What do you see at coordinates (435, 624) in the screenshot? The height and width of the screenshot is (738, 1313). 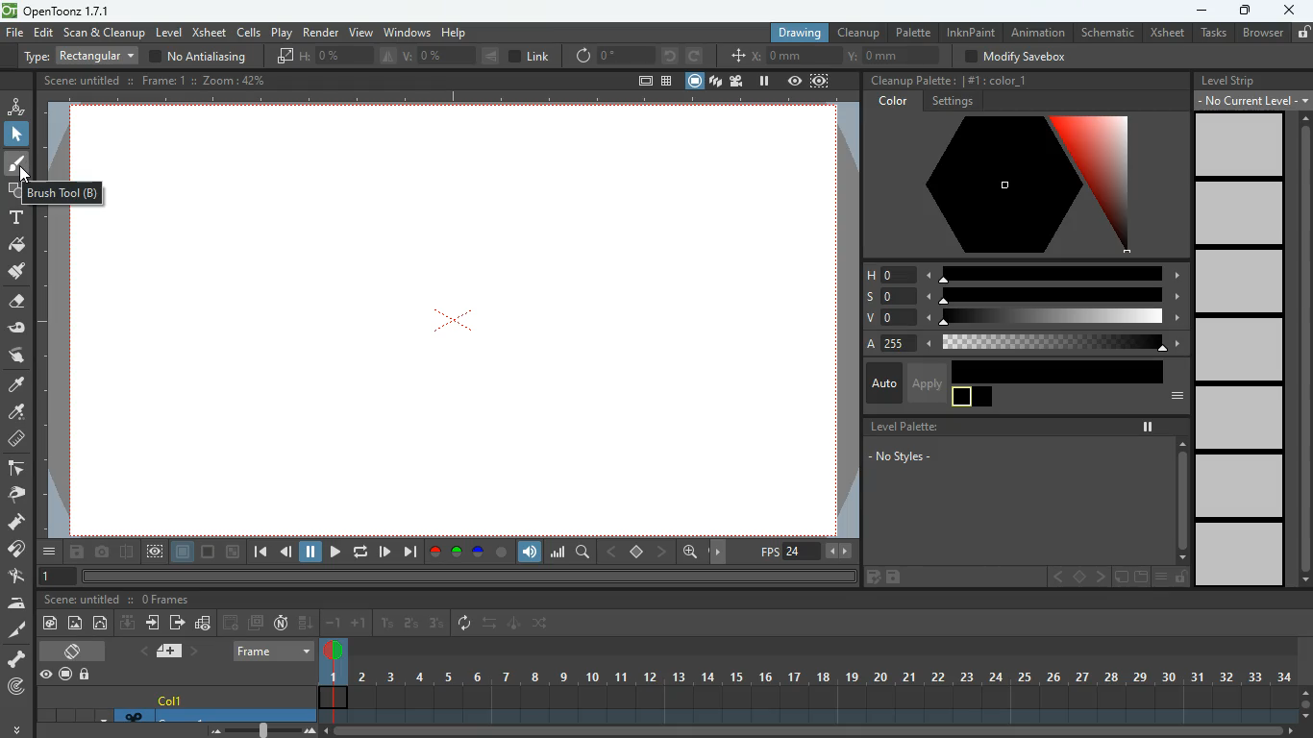 I see `3` at bounding box center [435, 624].